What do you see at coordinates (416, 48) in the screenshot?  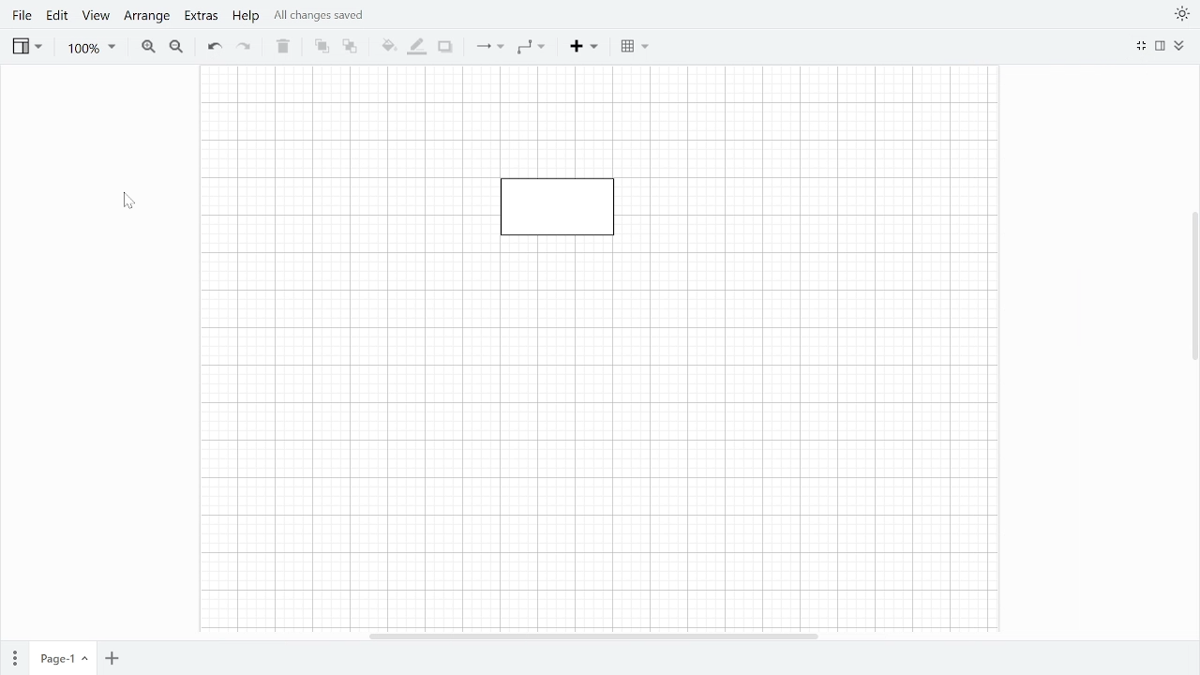 I see `Fill line` at bounding box center [416, 48].